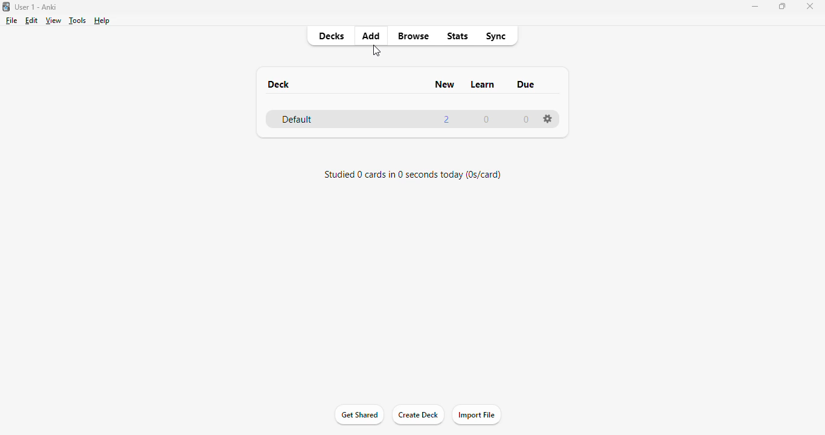  I want to click on import file, so click(475, 415).